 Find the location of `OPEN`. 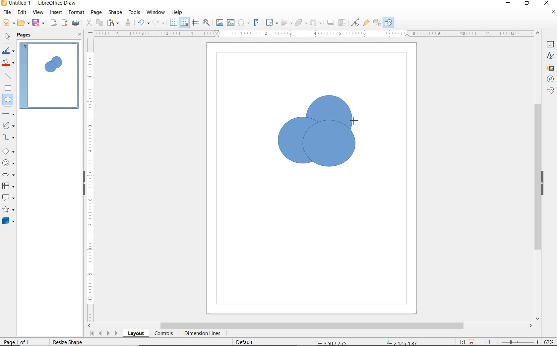

OPEN is located at coordinates (23, 24).